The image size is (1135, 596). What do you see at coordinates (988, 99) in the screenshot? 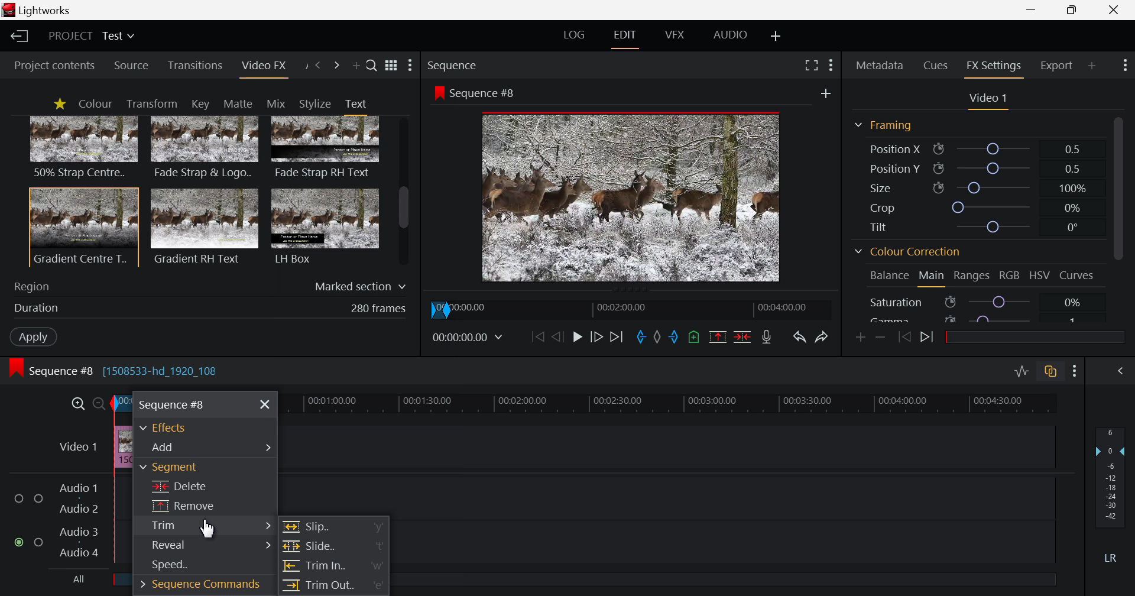
I see `Video Settings` at bounding box center [988, 99].